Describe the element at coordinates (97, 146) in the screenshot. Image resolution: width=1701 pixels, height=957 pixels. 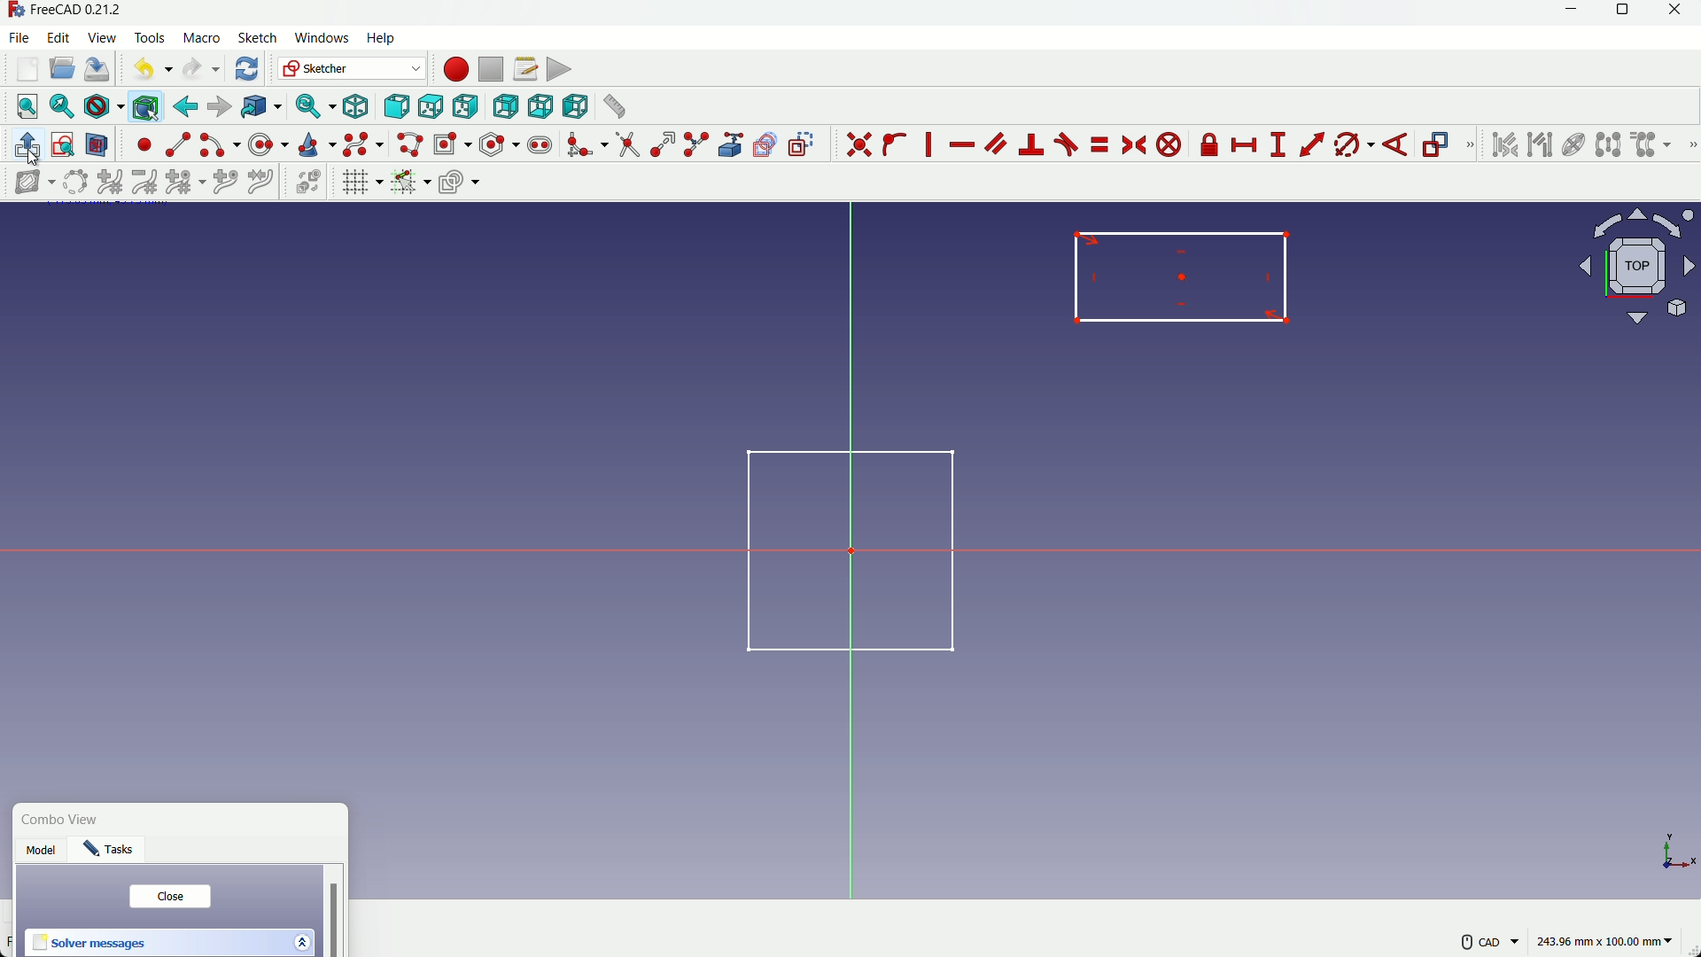
I see `view section` at that location.